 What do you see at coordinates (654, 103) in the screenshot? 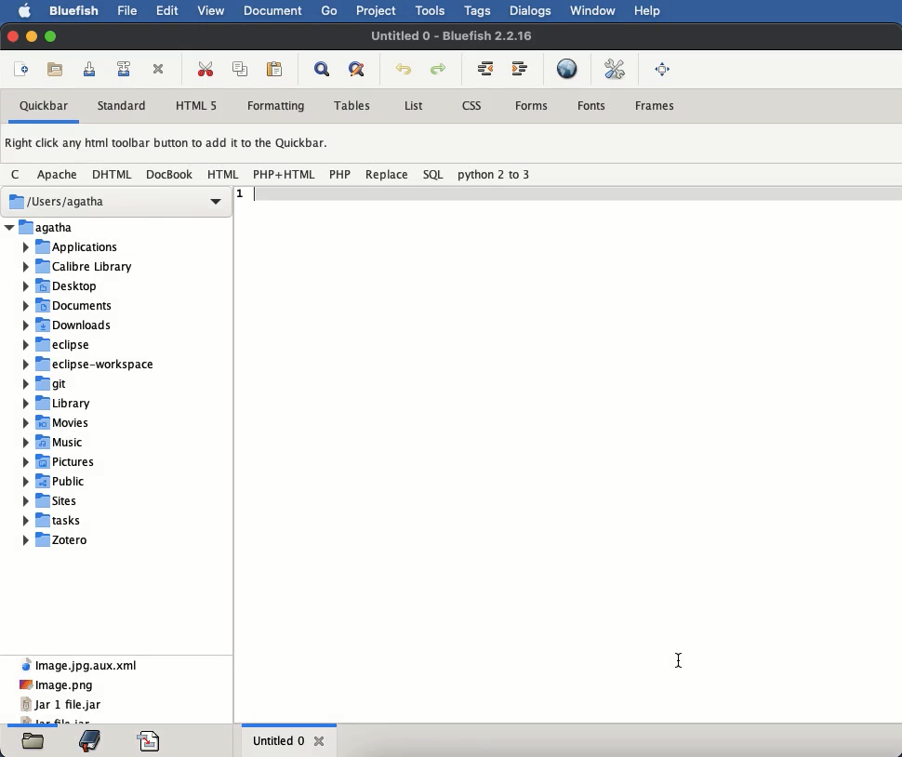
I see `frames` at bounding box center [654, 103].